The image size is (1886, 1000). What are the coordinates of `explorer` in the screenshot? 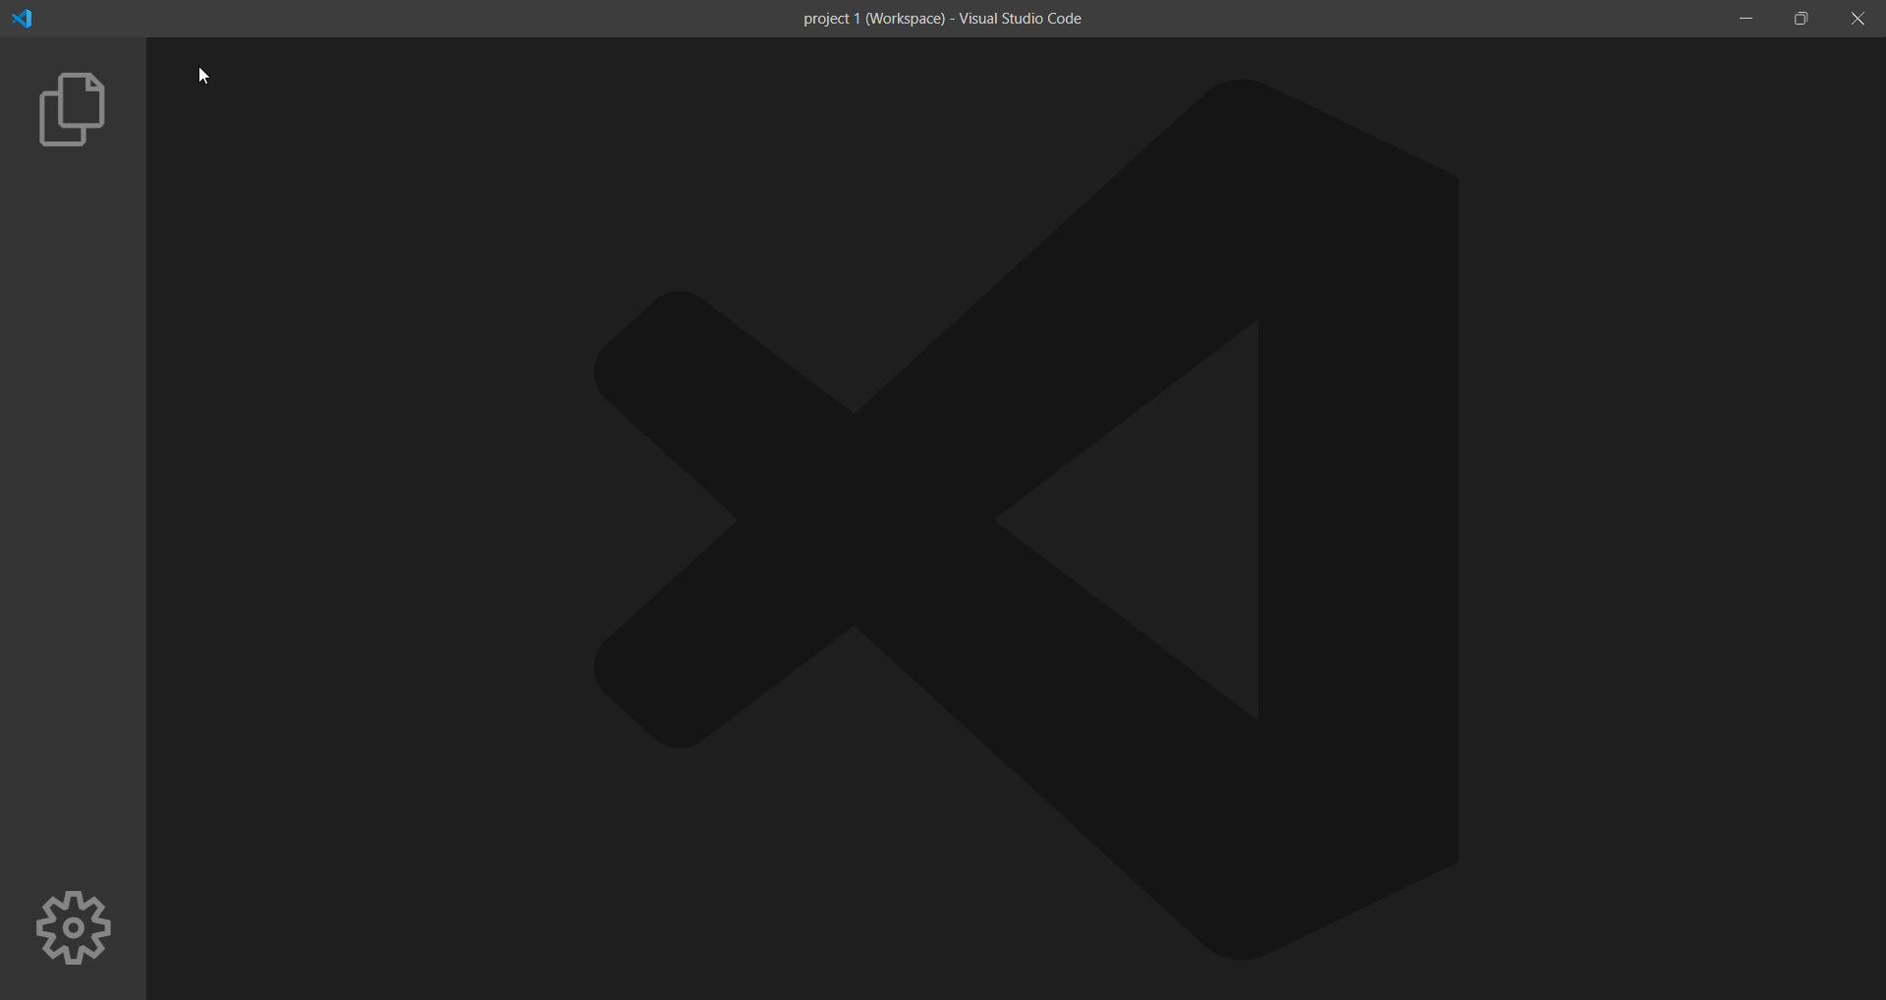 It's located at (70, 107).